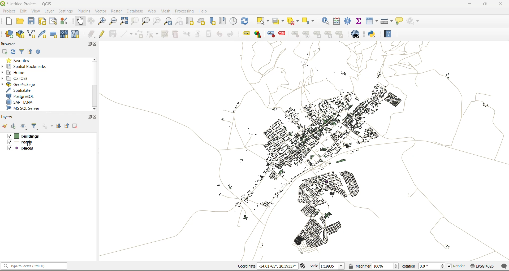 The height and width of the screenshot is (271, 509). I want to click on raster, so click(117, 12).